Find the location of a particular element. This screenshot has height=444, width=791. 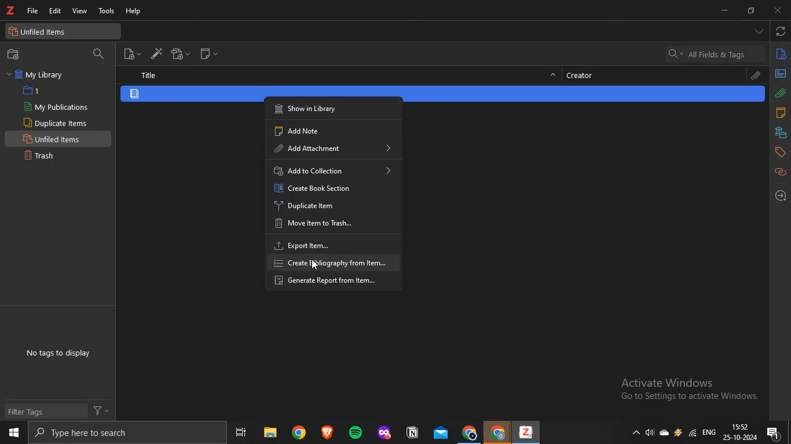

Active windows is located at coordinates (689, 391).